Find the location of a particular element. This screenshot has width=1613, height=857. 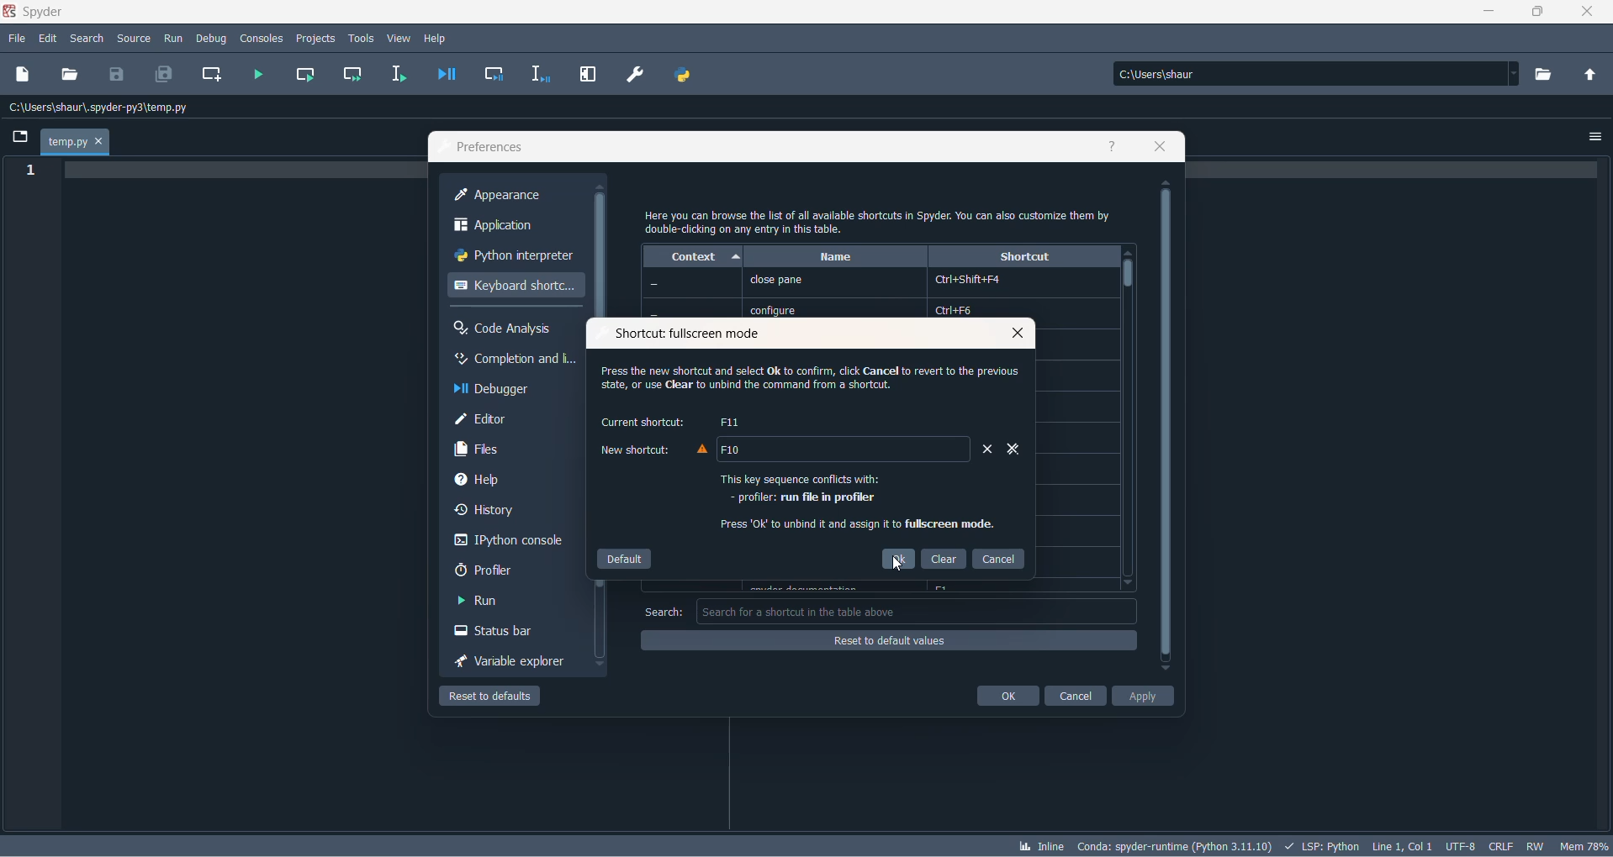

folder is located at coordinates (18, 139).